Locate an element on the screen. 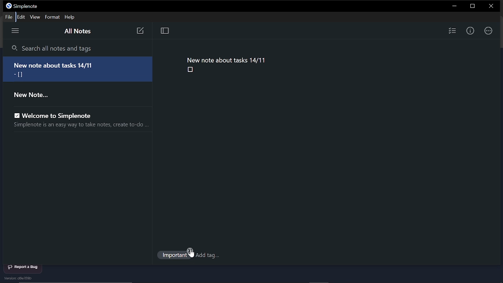  simplenote is located at coordinates (28, 6).